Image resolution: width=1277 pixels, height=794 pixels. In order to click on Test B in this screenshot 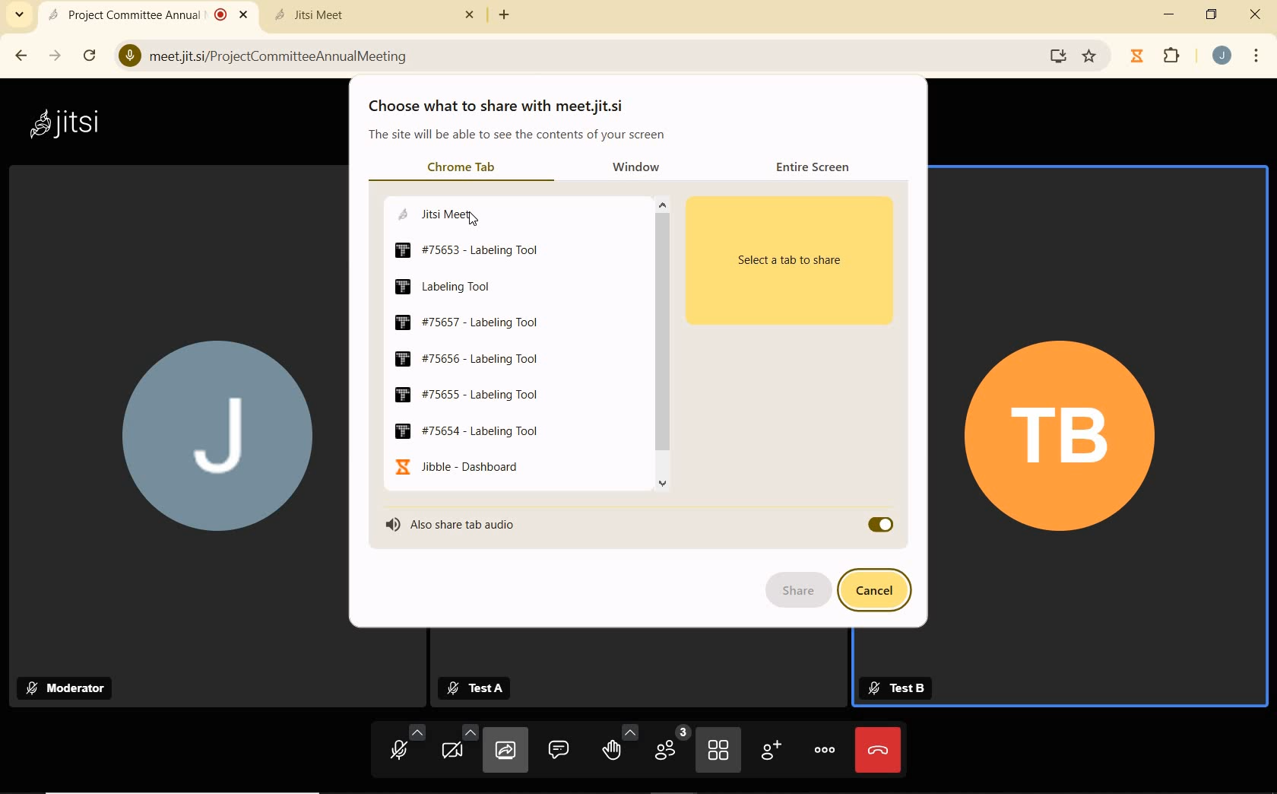, I will do `click(895, 688)`.